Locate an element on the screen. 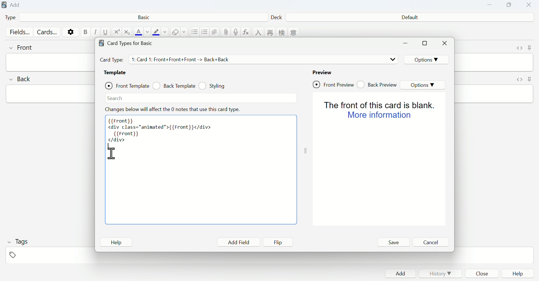 Image resolution: width=539 pixels, height=281 pixels. tags is located at coordinates (49, 255).